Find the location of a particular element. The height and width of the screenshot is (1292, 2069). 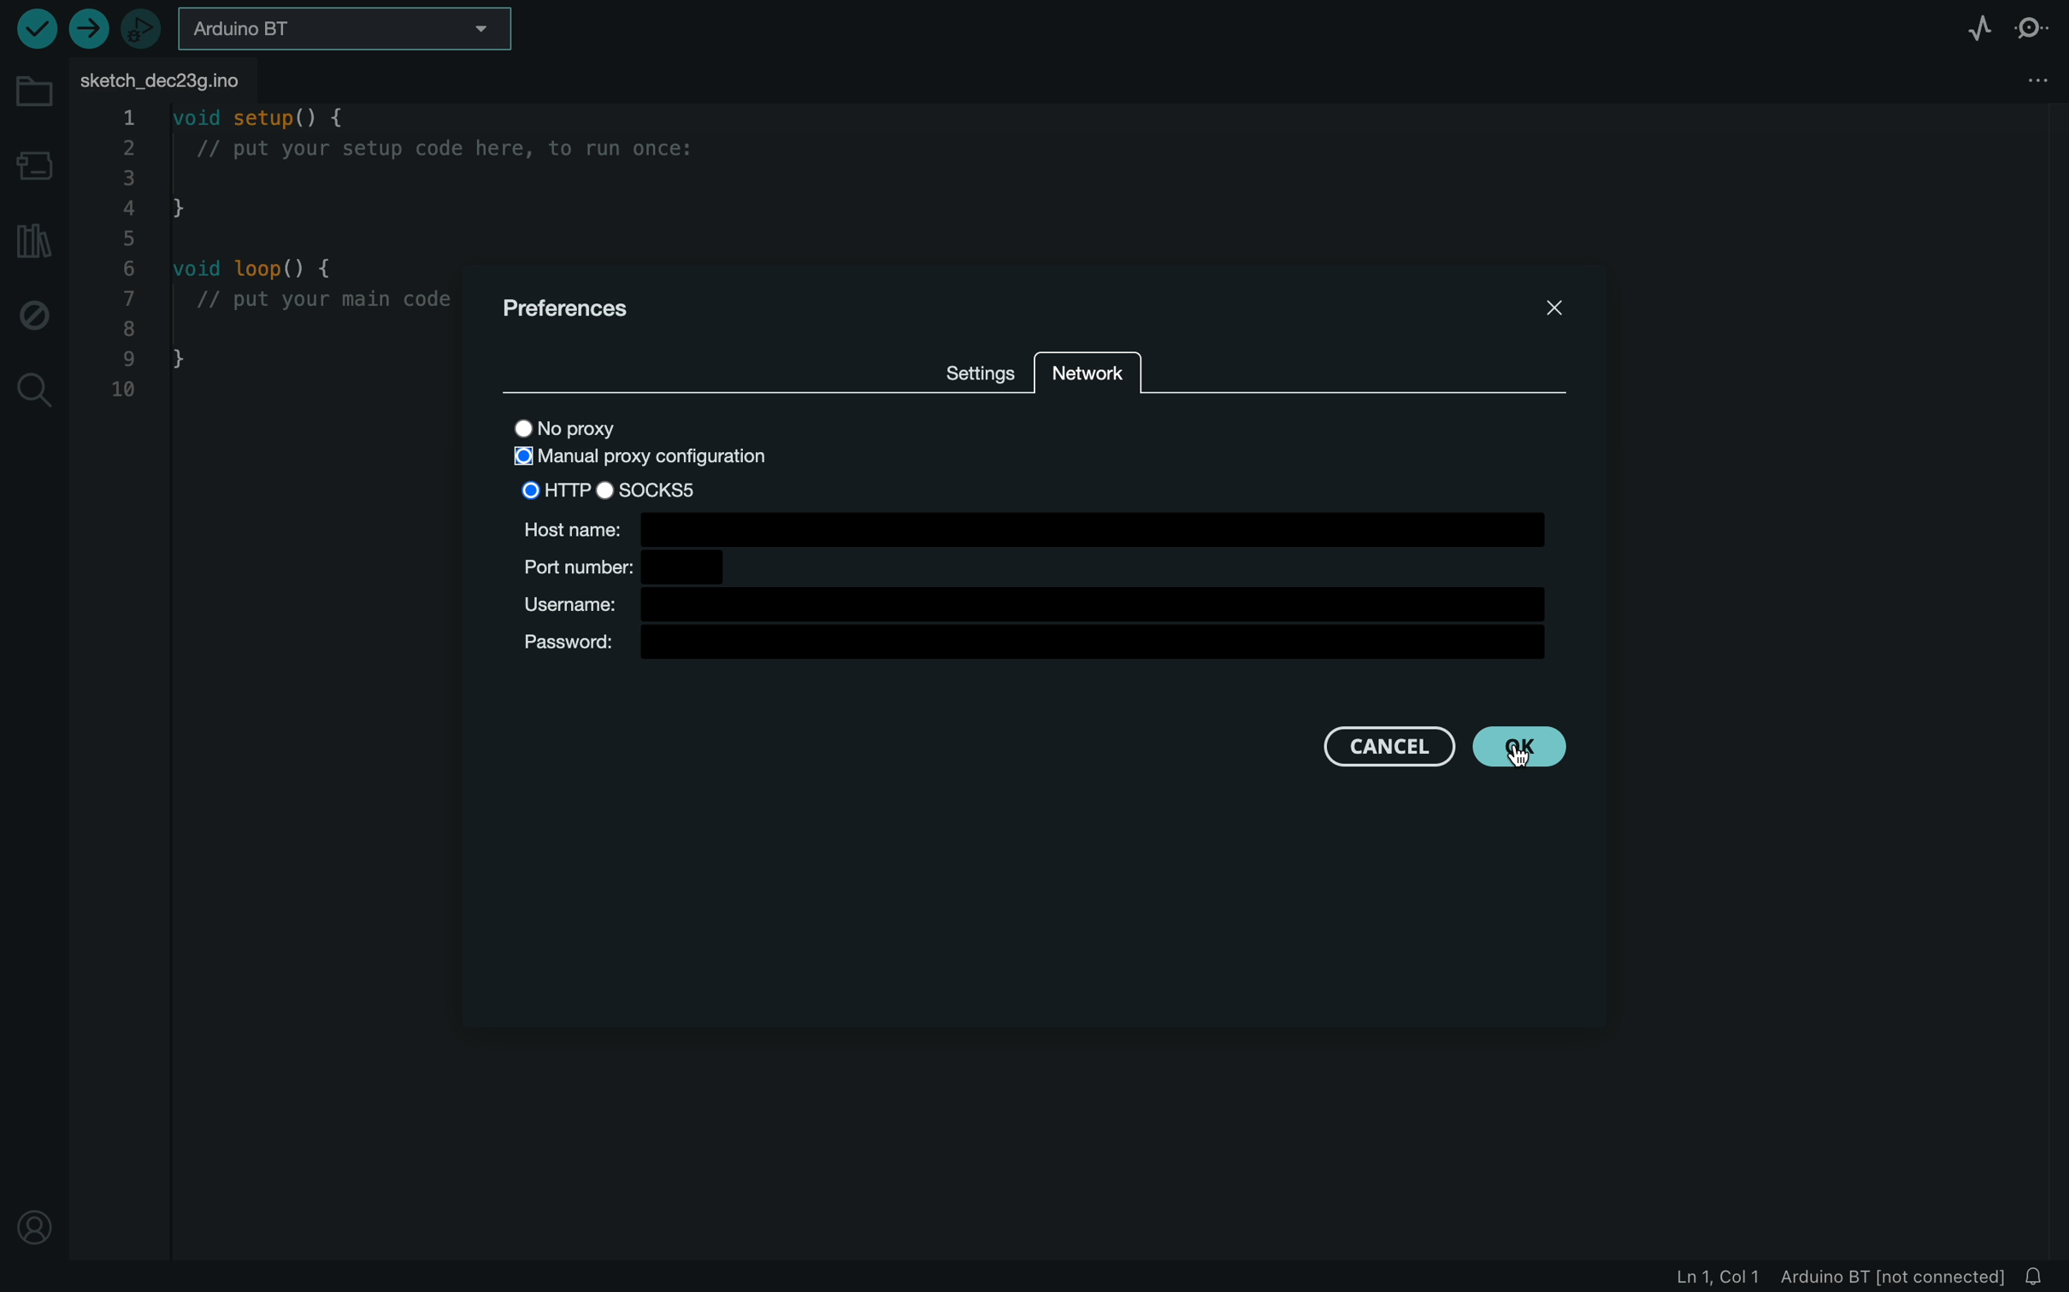

no proxy is located at coordinates (598, 429).